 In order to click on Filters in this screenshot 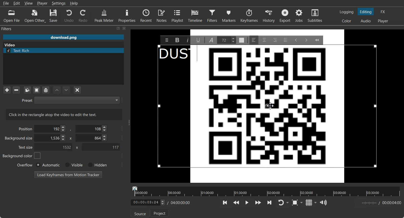, I will do `click(213, 15)`.